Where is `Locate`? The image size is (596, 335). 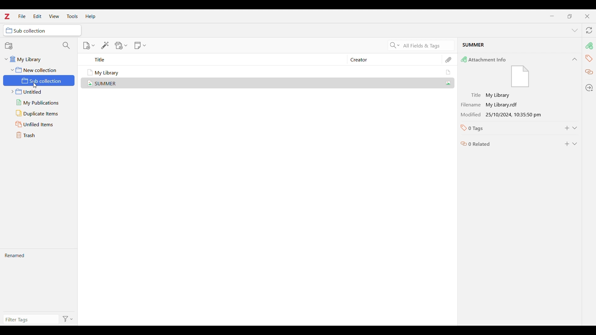 Locate is located at coordinates (589, 87).